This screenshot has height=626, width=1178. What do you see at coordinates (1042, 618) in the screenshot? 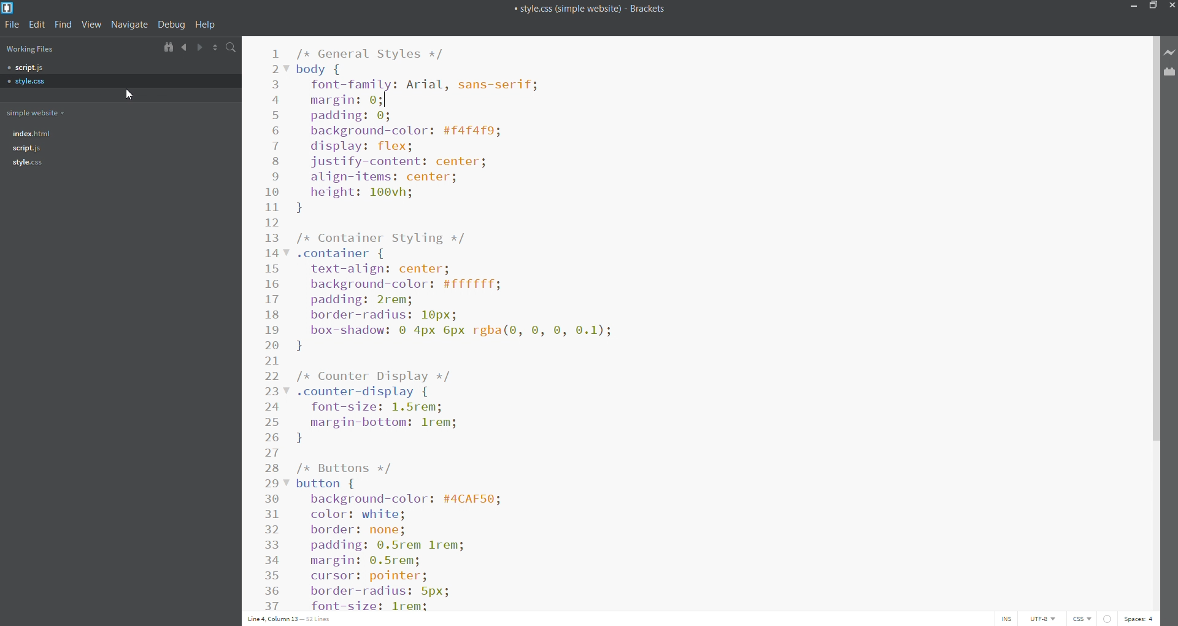
I see `utf-8` at bounding box center [1042, 618].